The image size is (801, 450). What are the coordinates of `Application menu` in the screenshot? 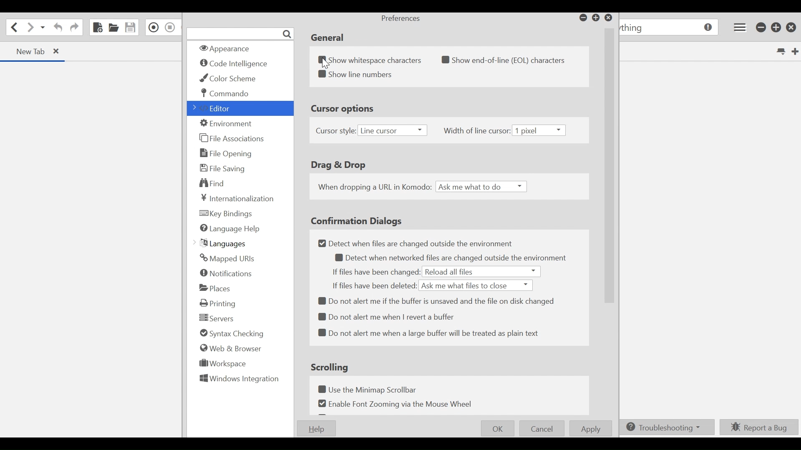 It's located at (738, 27).